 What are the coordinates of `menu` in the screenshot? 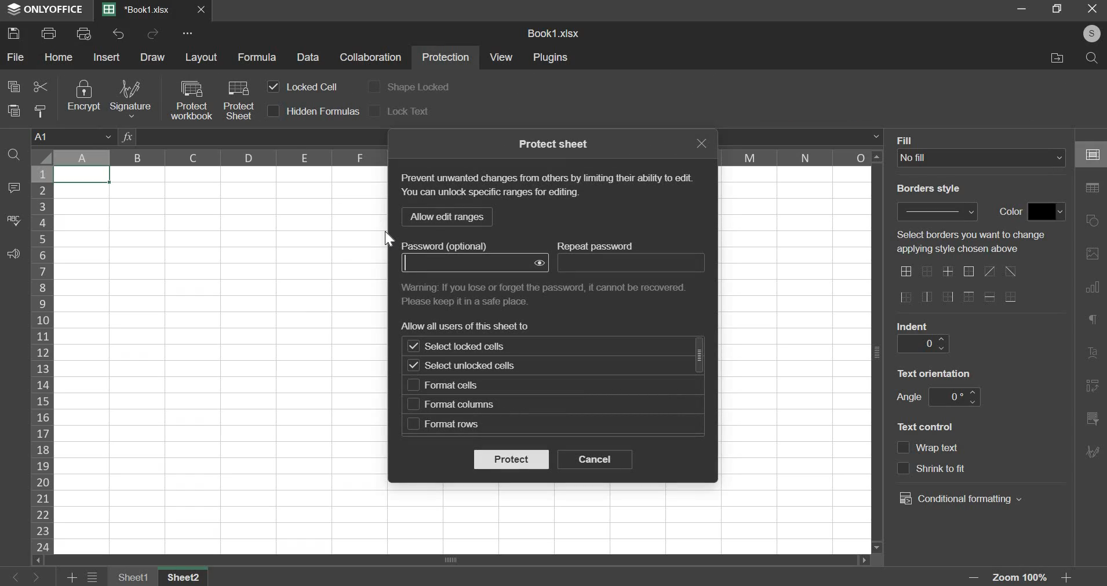 It's located at (93, 578).